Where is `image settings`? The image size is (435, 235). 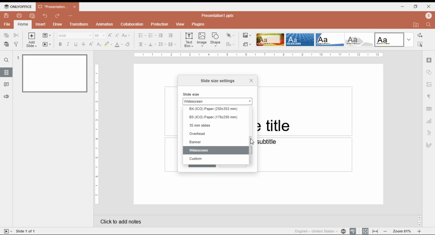
image settings is located at coordinates (429, 85).